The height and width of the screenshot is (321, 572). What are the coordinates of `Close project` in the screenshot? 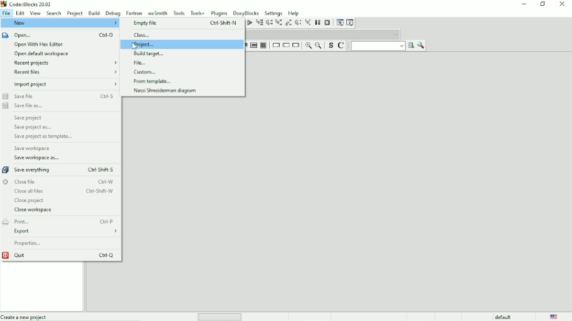 It's located at (30, 201).